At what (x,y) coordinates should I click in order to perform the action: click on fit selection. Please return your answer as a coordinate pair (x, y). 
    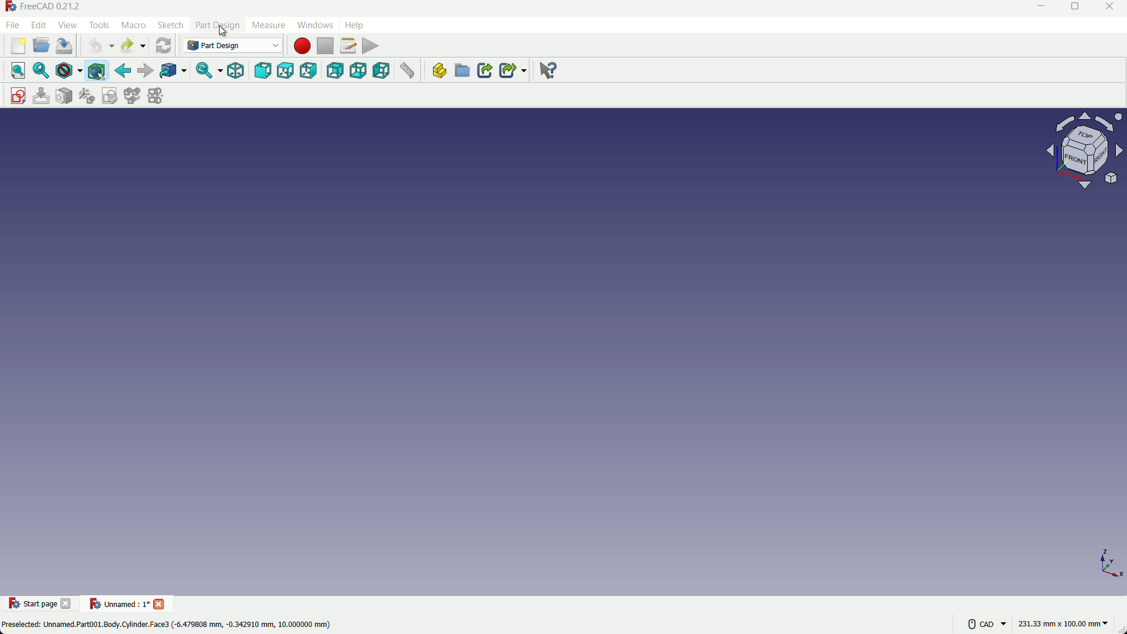
    Looking at the image, I should click on (42, 72).